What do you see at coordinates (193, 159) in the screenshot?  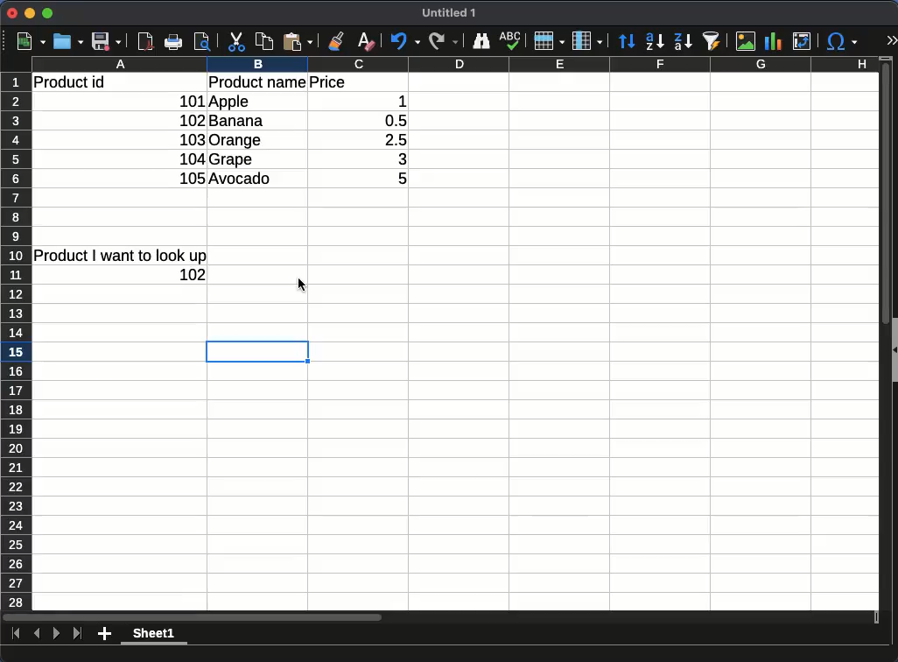 I see `104` at bounding box center [193, 159].